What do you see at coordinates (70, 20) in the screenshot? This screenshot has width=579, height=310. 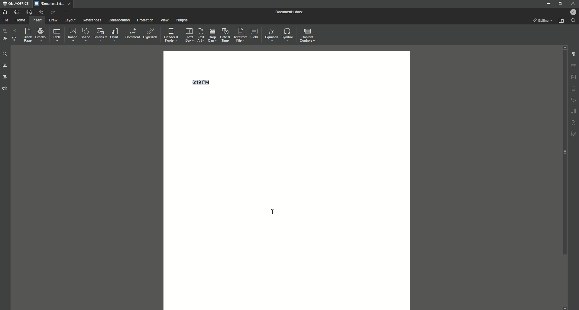 I see `Layout` at bounding box center [70, 20].